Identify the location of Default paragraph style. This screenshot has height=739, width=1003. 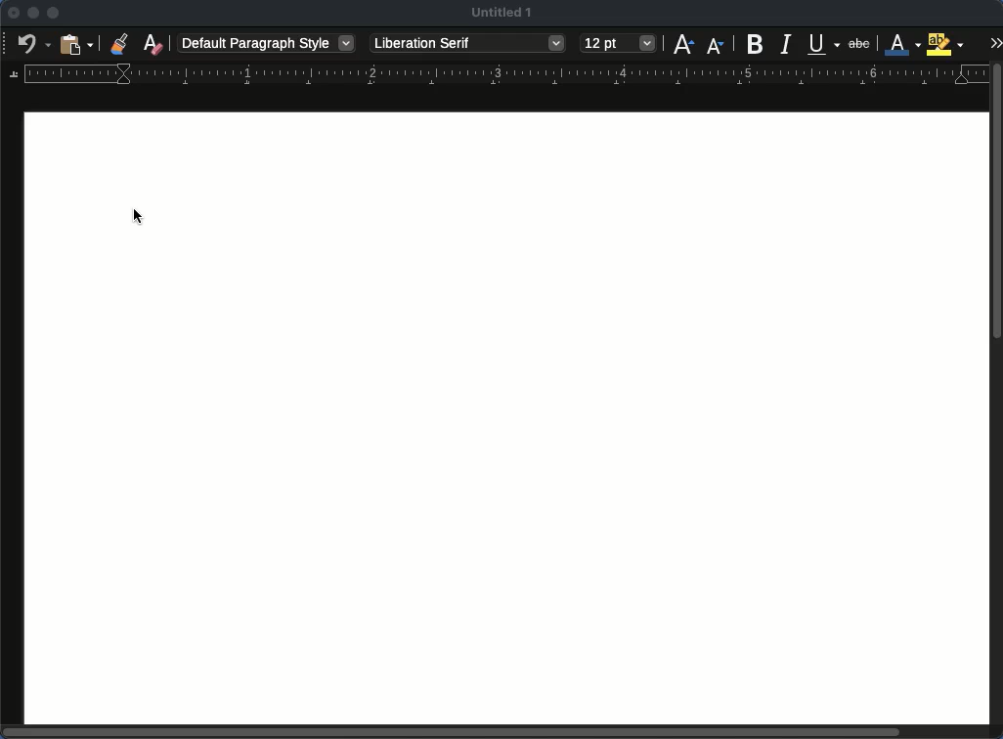
(266, 43).